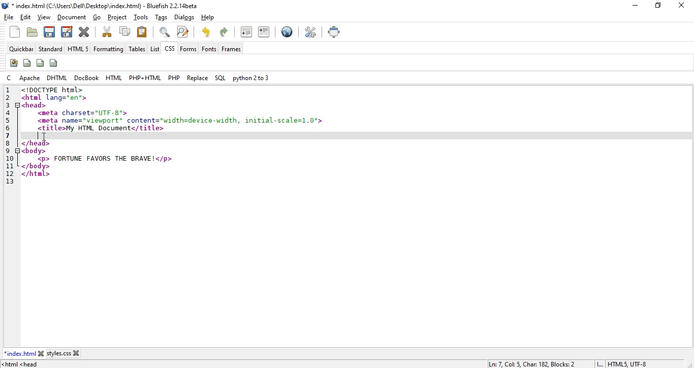  What do you see at coordinates (8, 142) in the screenshot?
I see `8` at bounding box center [8, 142].